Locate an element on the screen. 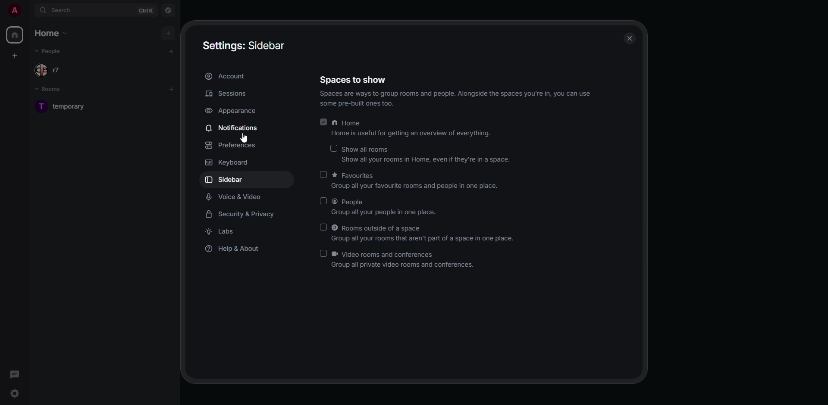 This screenshot has width=828, height=405. keyboard is located at coordinates (232, 162).